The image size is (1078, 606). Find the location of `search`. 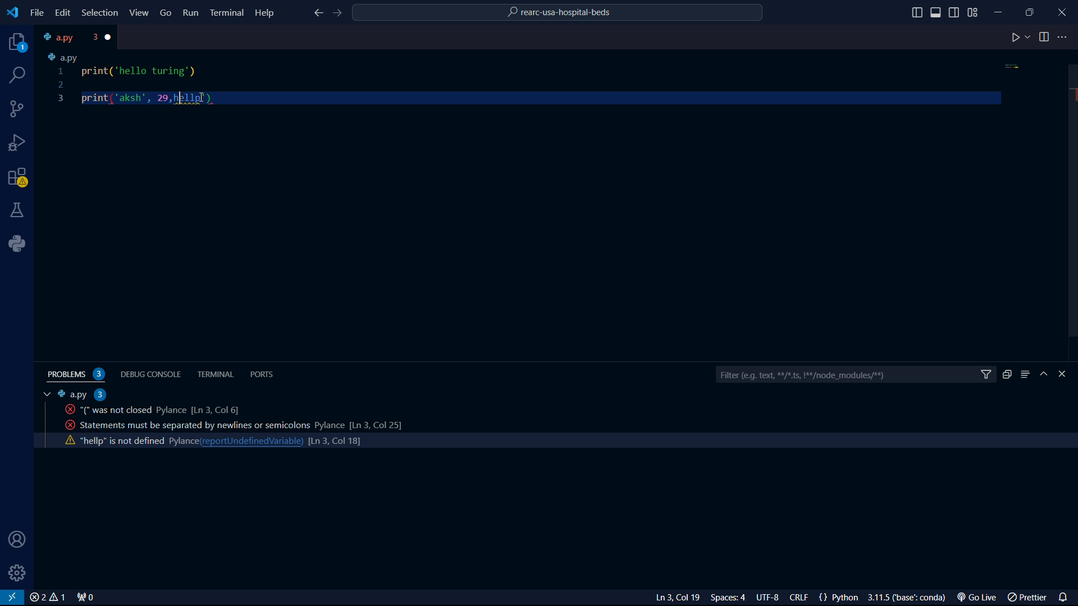

search is located at coordinates (19, 75).